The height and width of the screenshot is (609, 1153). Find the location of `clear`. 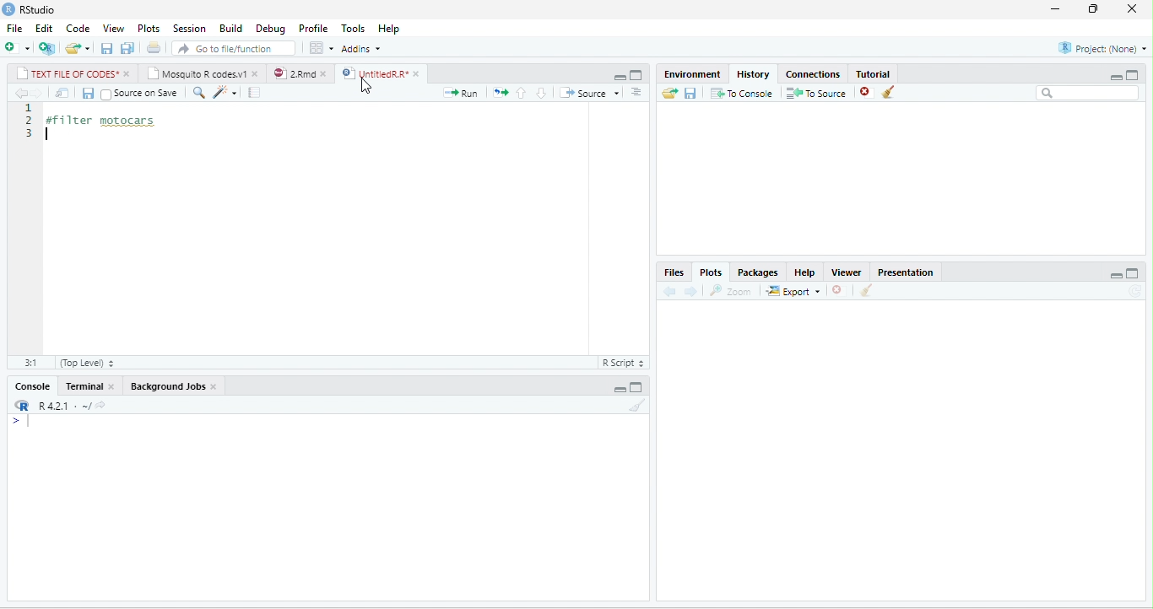

clear is located at coordinates (866, 290).